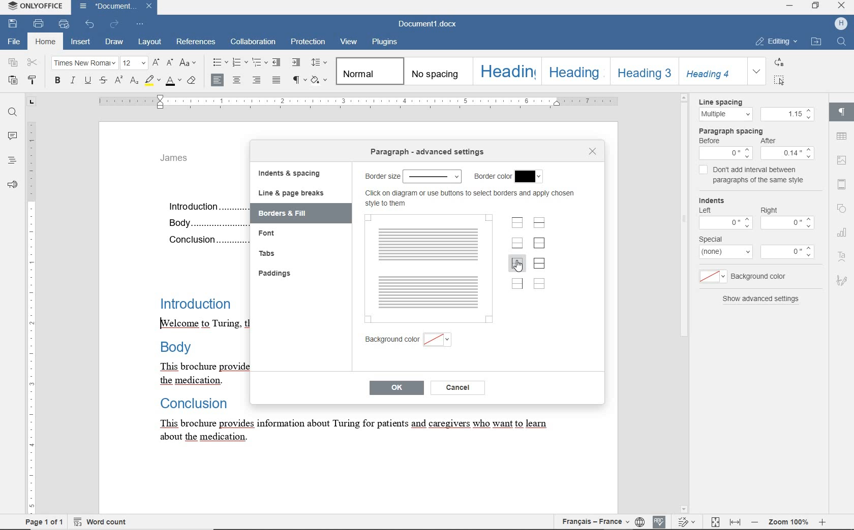 Image resolution: width=854 pixels, height=530 pixels. What do you see at coordinates (261, 62) in the screenshot?
I see `multilevel list` at bounding box center [261, 62].